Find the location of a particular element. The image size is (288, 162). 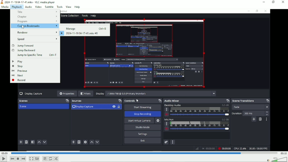

renderer is located at coordinates (35, 32).